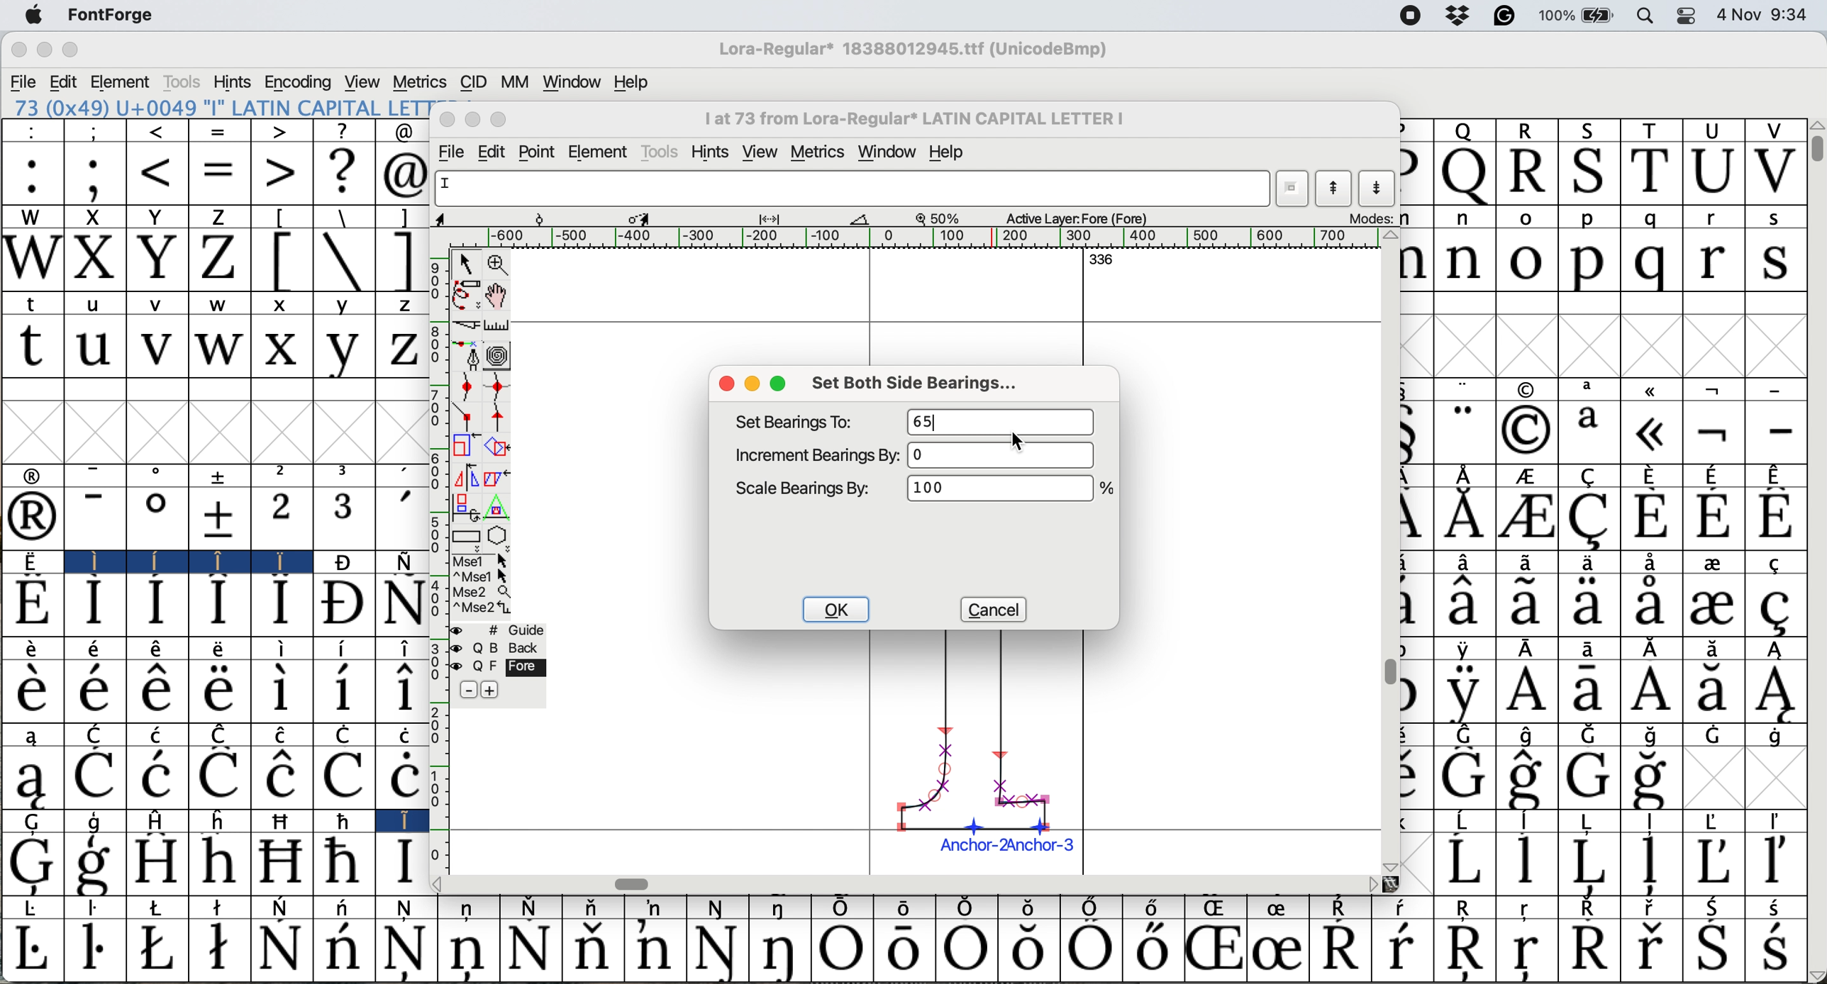 The height and width of the screenshot is (984, 1827). I want to click on show previous letter, so click(1336, 189).